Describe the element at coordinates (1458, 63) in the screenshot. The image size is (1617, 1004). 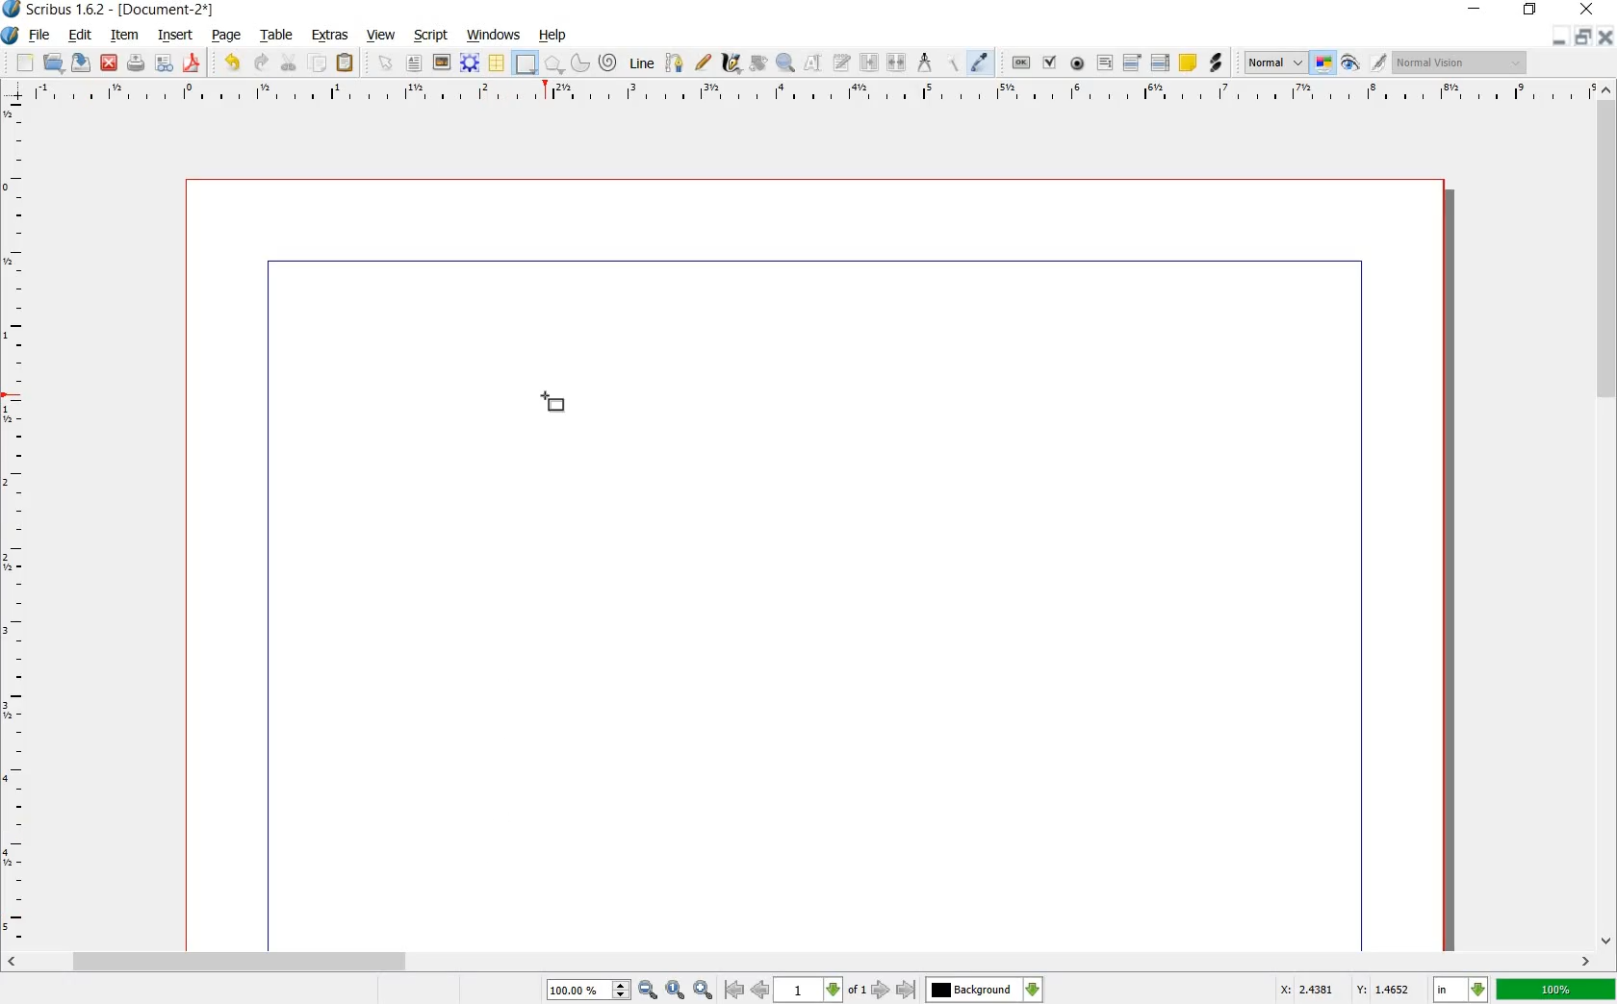
I see `Normal vision` at that location.